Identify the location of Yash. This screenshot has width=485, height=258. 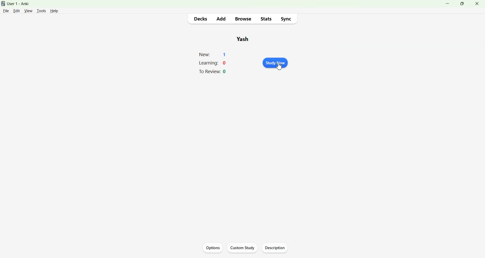
(244, 39).